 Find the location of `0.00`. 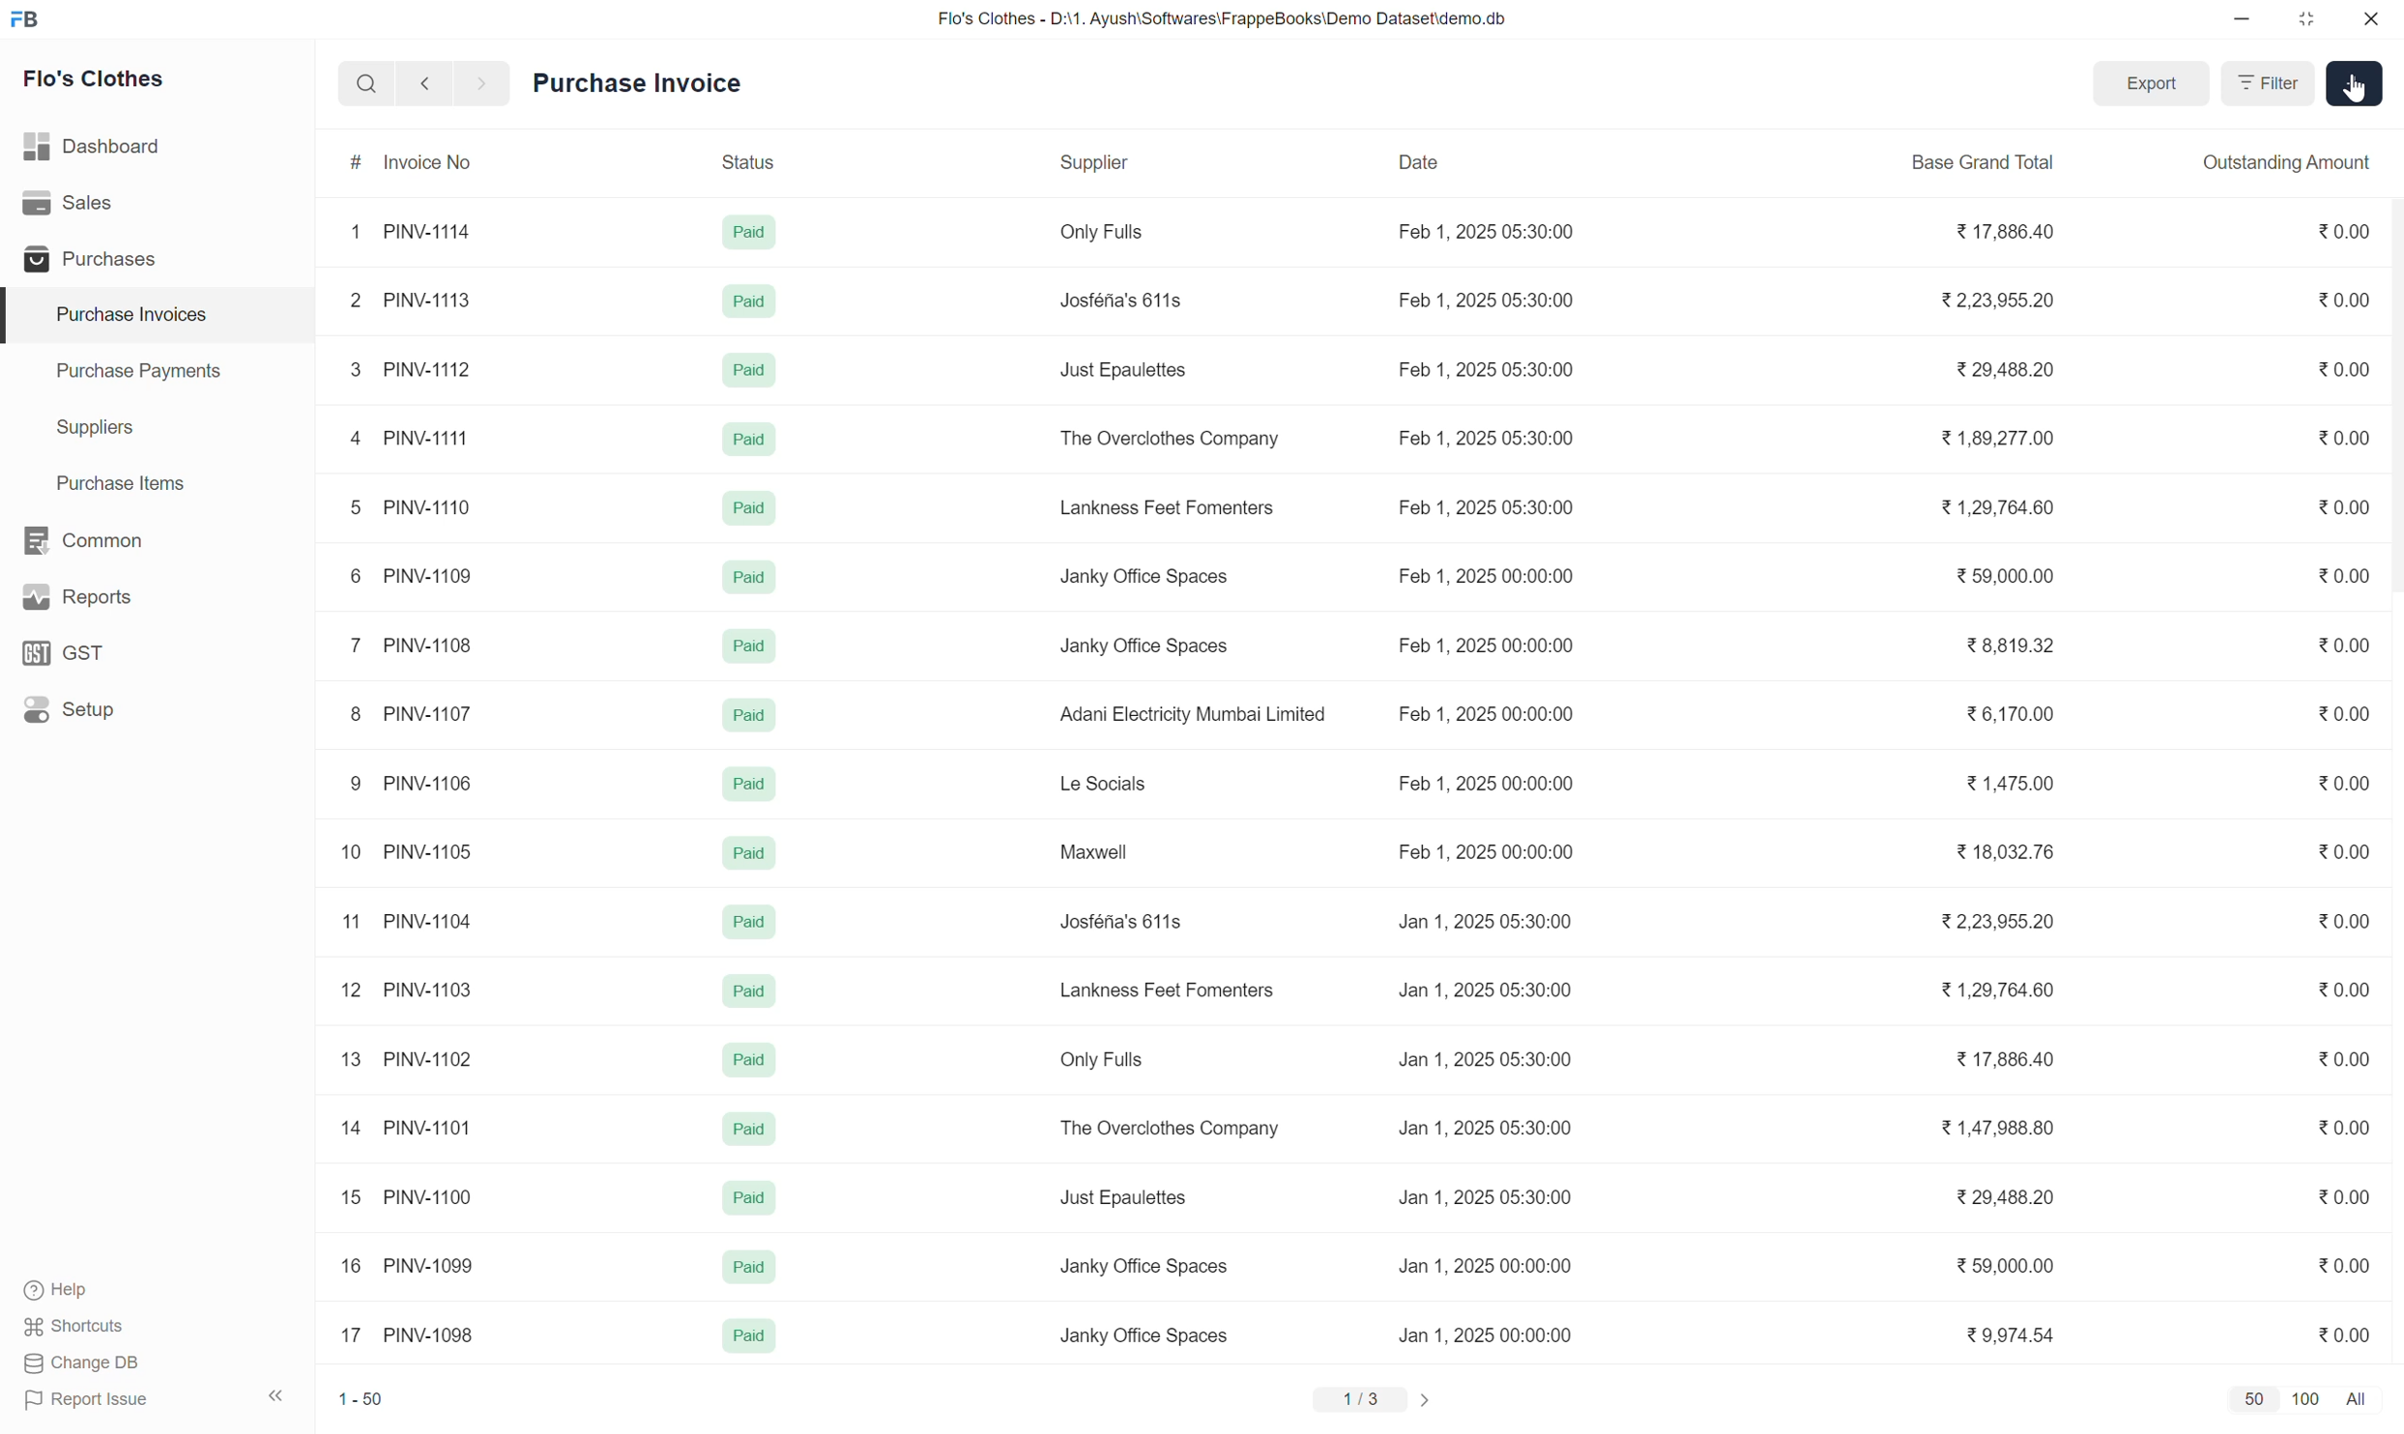

0.00 is located at coordinates (2342, 644).